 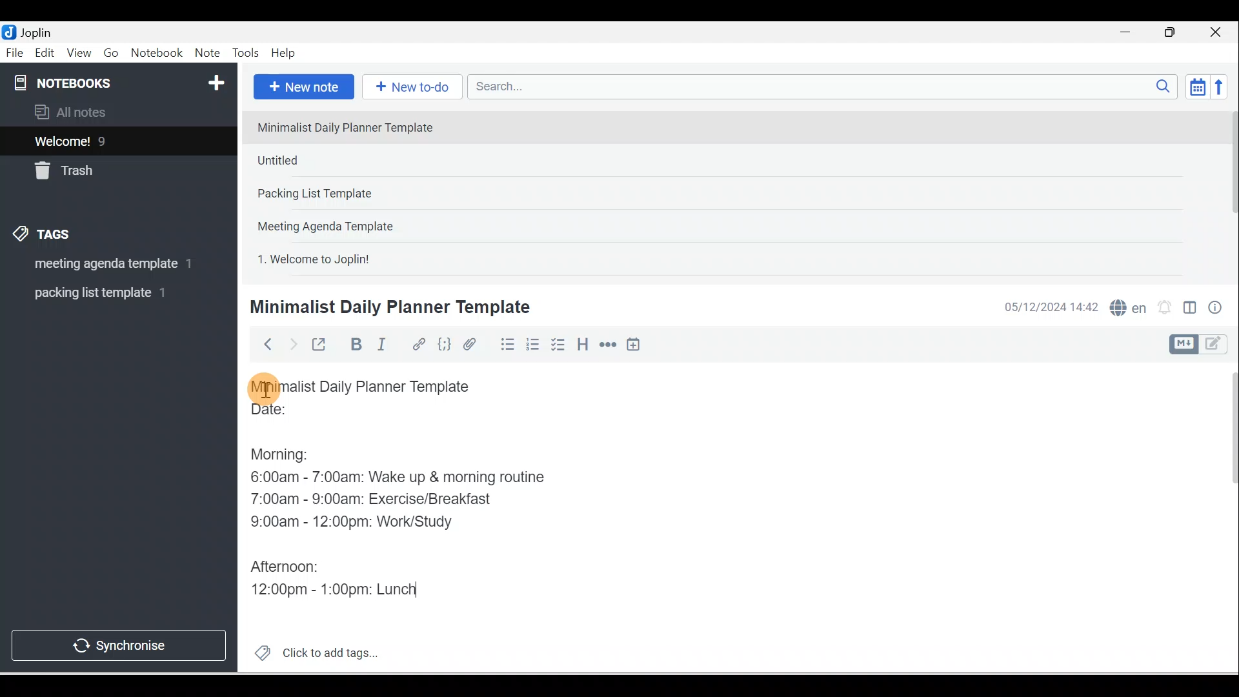 What do you see at coordinates (388, 307) in the screenshot?
I see `Minimalist Daily Planner Template` at bounding box center [388, 307].